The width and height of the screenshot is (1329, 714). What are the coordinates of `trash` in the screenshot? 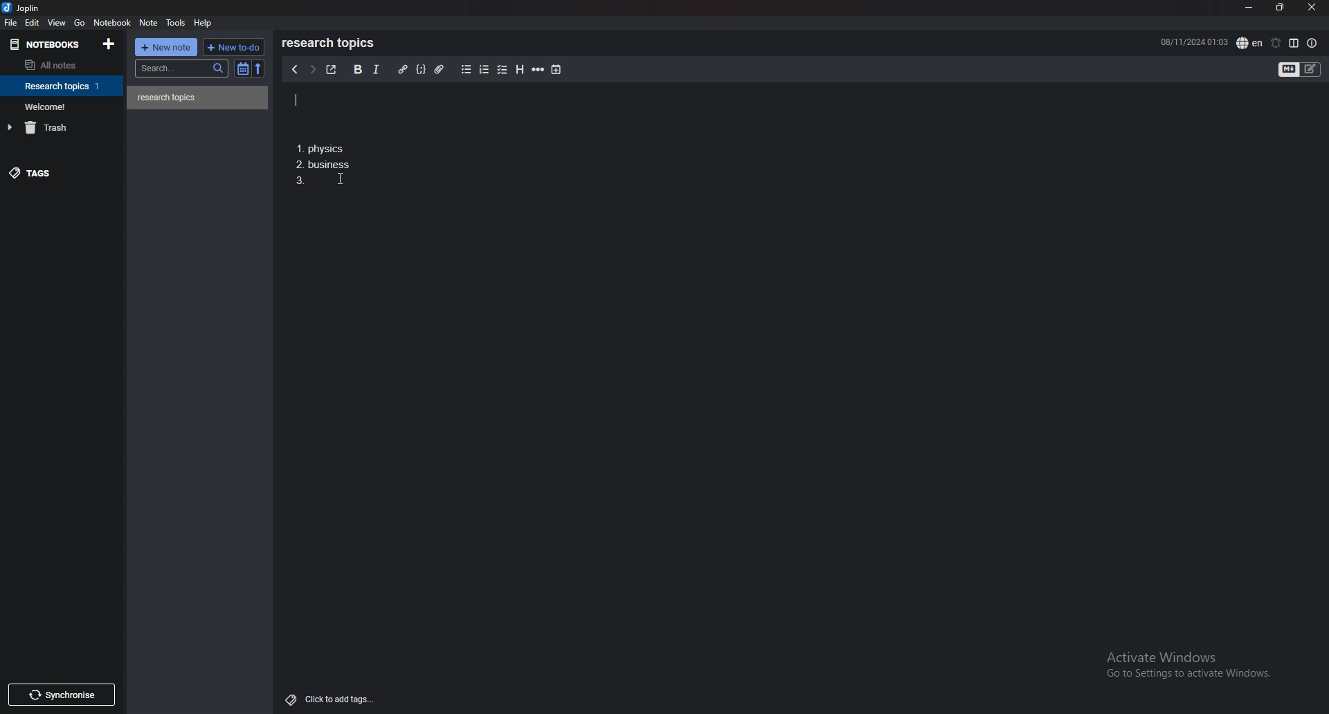 It's located at (64, 127).